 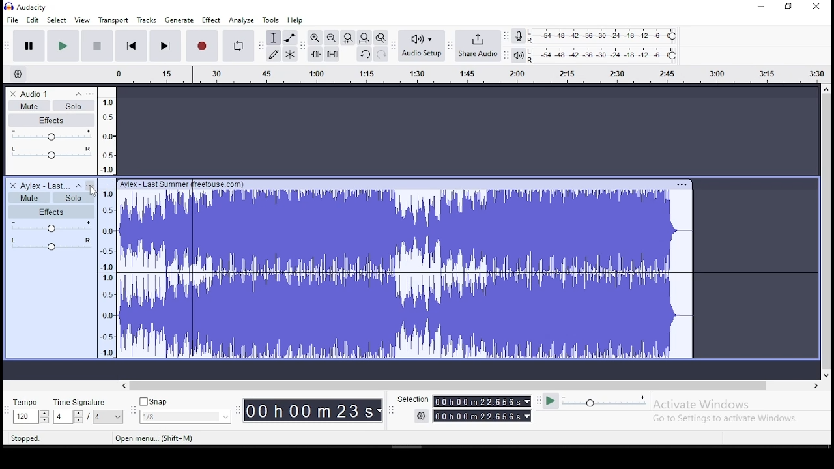 I want to click on selection settings, so click(x=421, y=416).